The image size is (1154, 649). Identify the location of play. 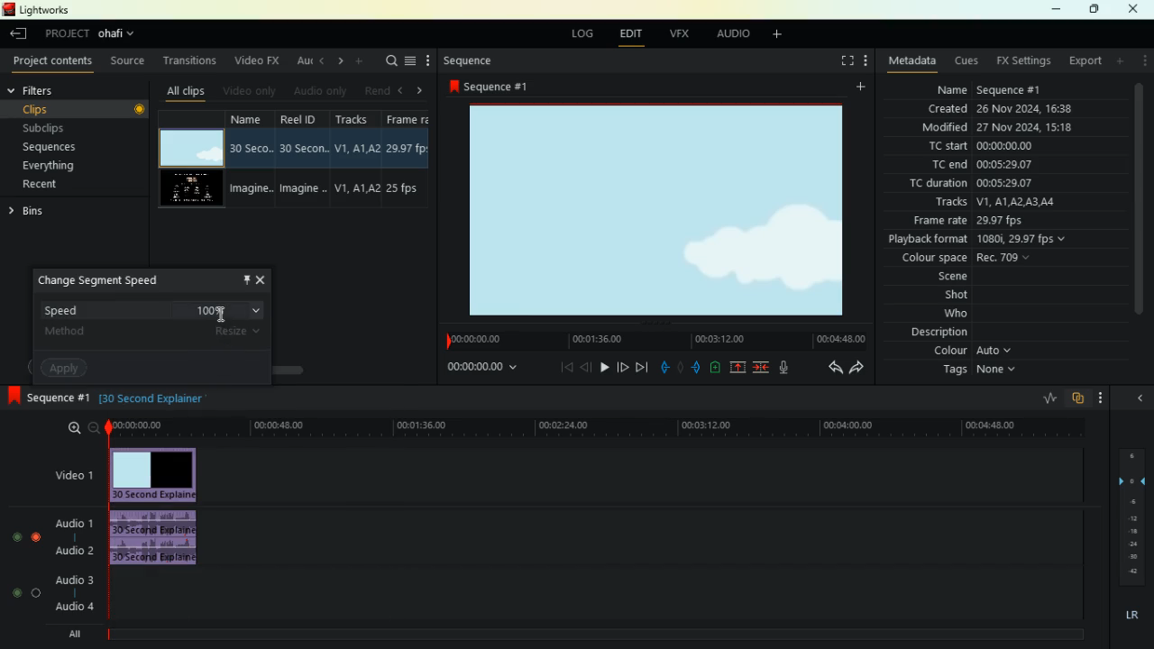
(604, 366).